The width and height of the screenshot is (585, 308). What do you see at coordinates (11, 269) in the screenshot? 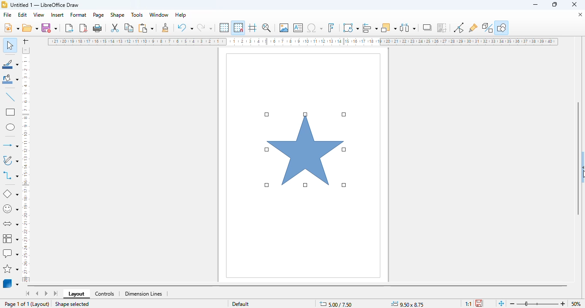
I see `stars and banners` at bounding box center [11, 269].